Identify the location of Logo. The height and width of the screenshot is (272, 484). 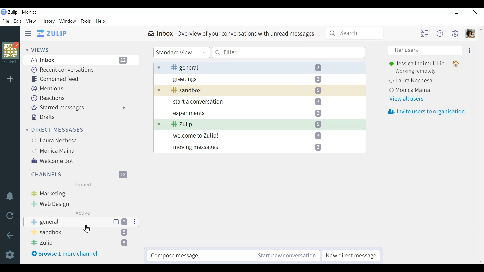
(4, 12).